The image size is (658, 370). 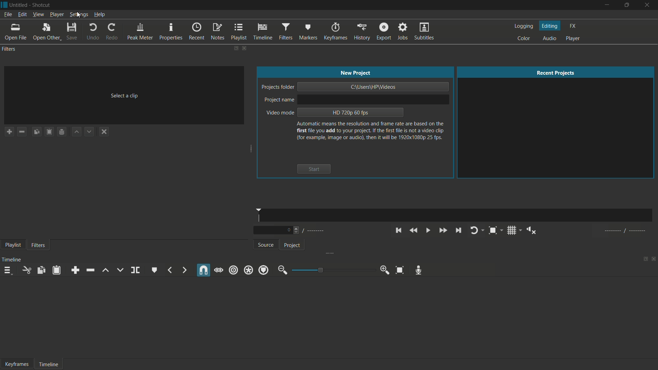 I want to click on markers, so click(x=308, y=32).